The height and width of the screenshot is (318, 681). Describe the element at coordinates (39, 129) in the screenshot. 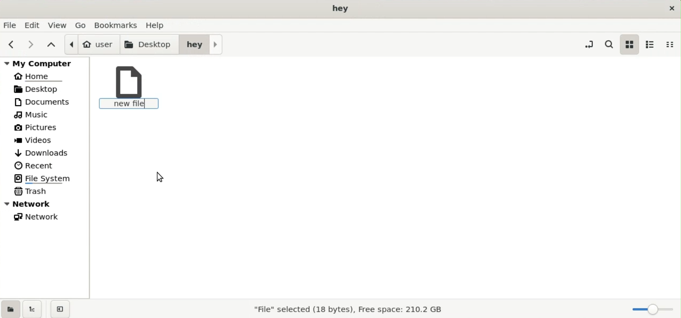

I see `pictures` at that location.